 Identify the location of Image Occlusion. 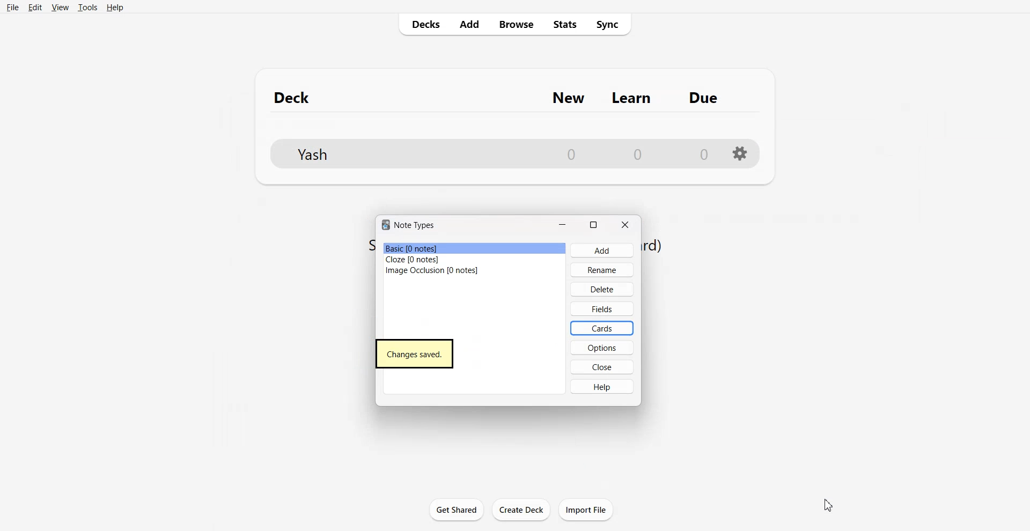
(474, 270).